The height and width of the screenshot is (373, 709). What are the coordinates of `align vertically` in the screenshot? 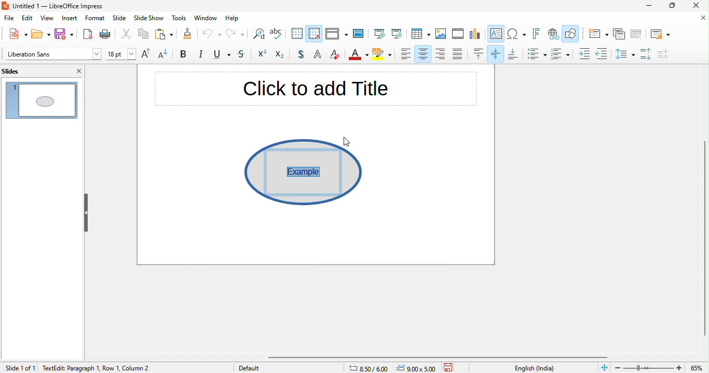 It's located at (497, 53).